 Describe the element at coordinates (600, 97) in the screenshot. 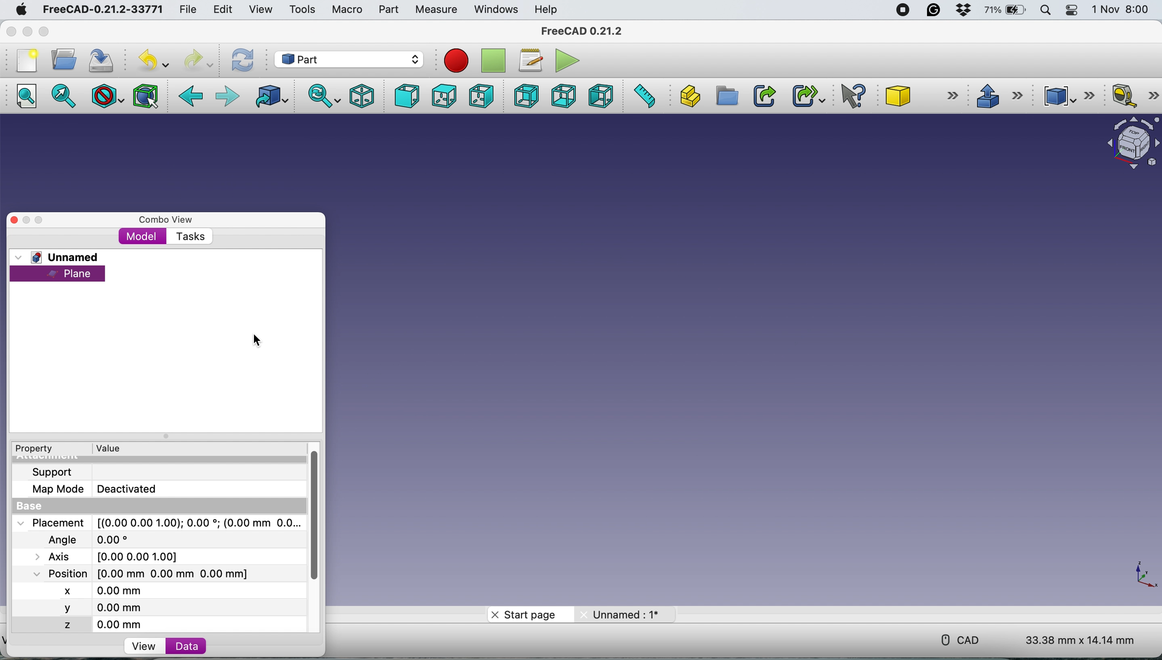

I see `left` at that location.